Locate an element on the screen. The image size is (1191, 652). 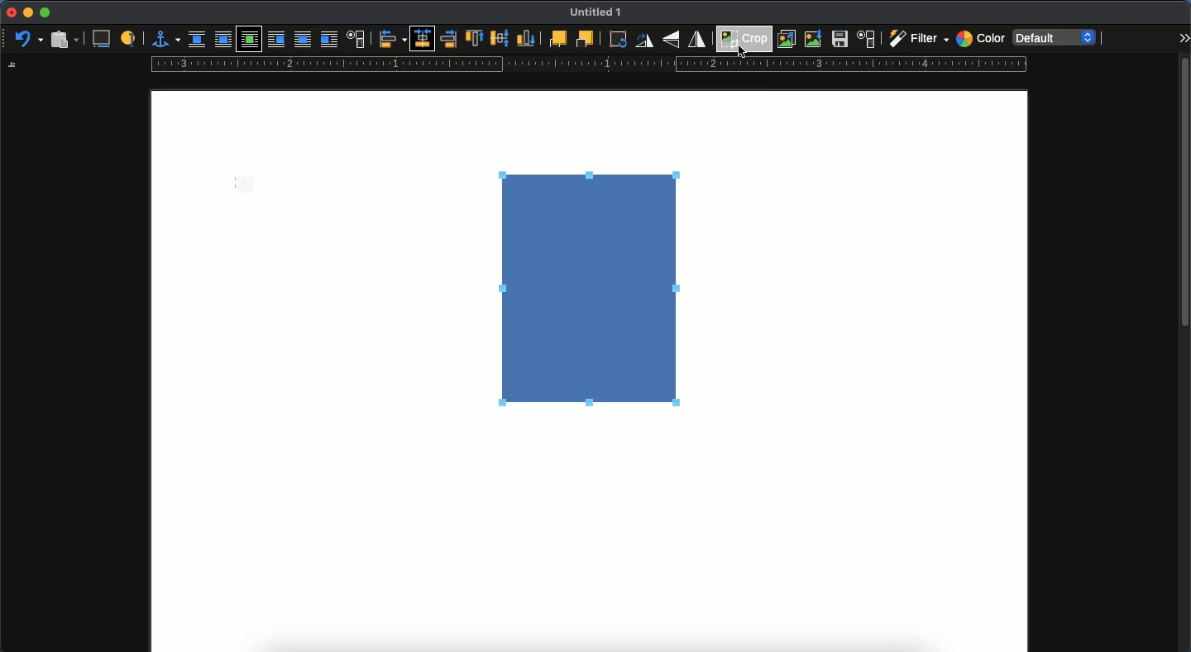
middle to anchor is located at coordinates (500, 38).